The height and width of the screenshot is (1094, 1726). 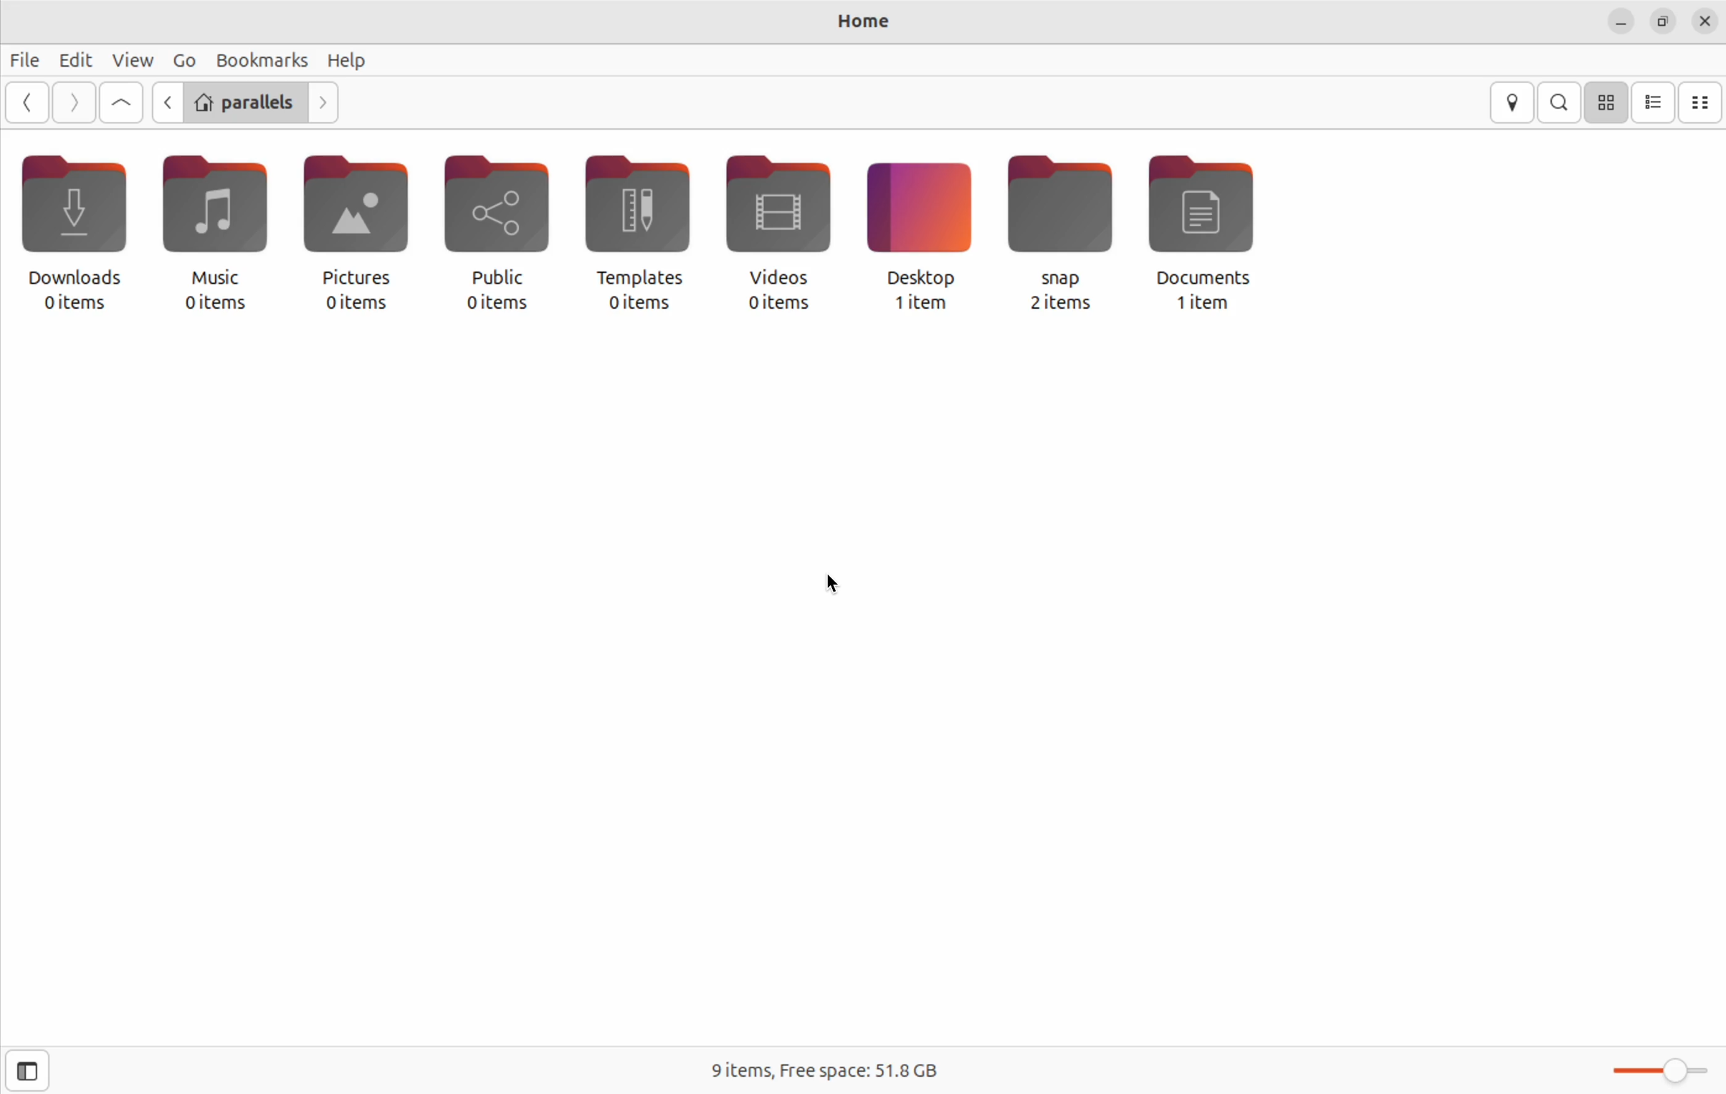 I want to click on cursor, so click(x=834, y=580).